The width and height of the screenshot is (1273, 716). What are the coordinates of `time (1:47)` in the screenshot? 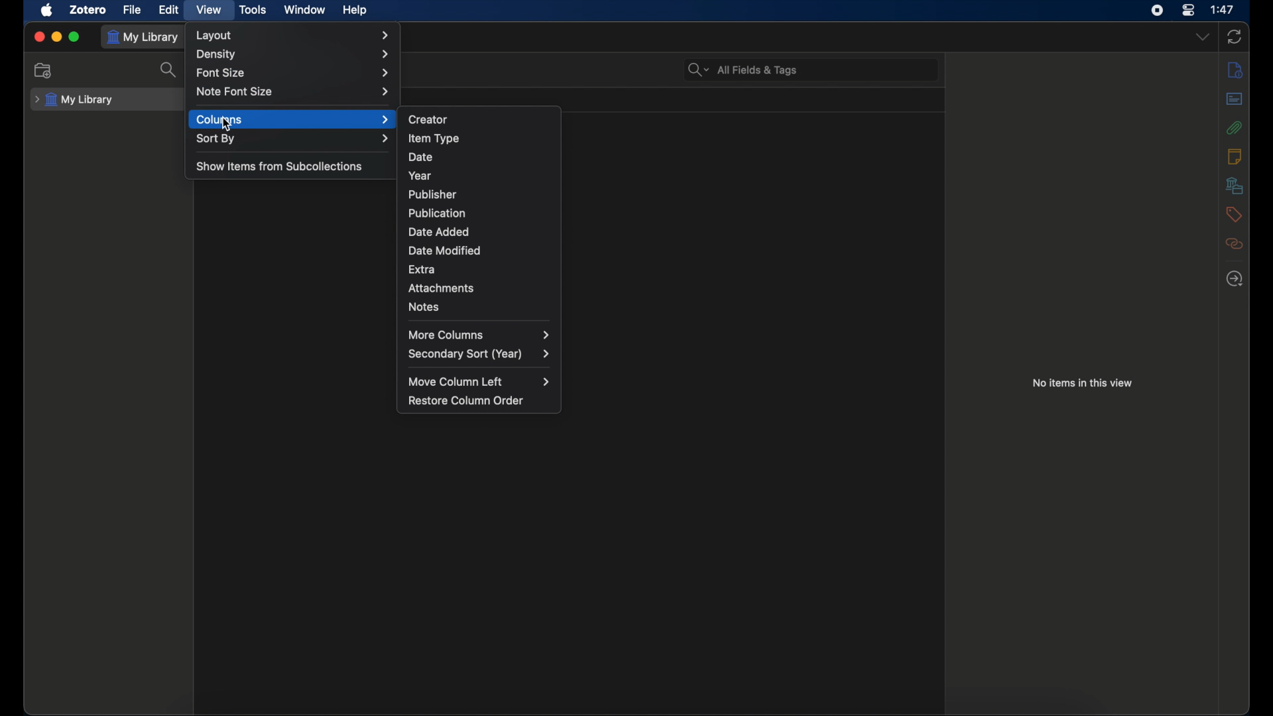 It's located at (1223, 9).